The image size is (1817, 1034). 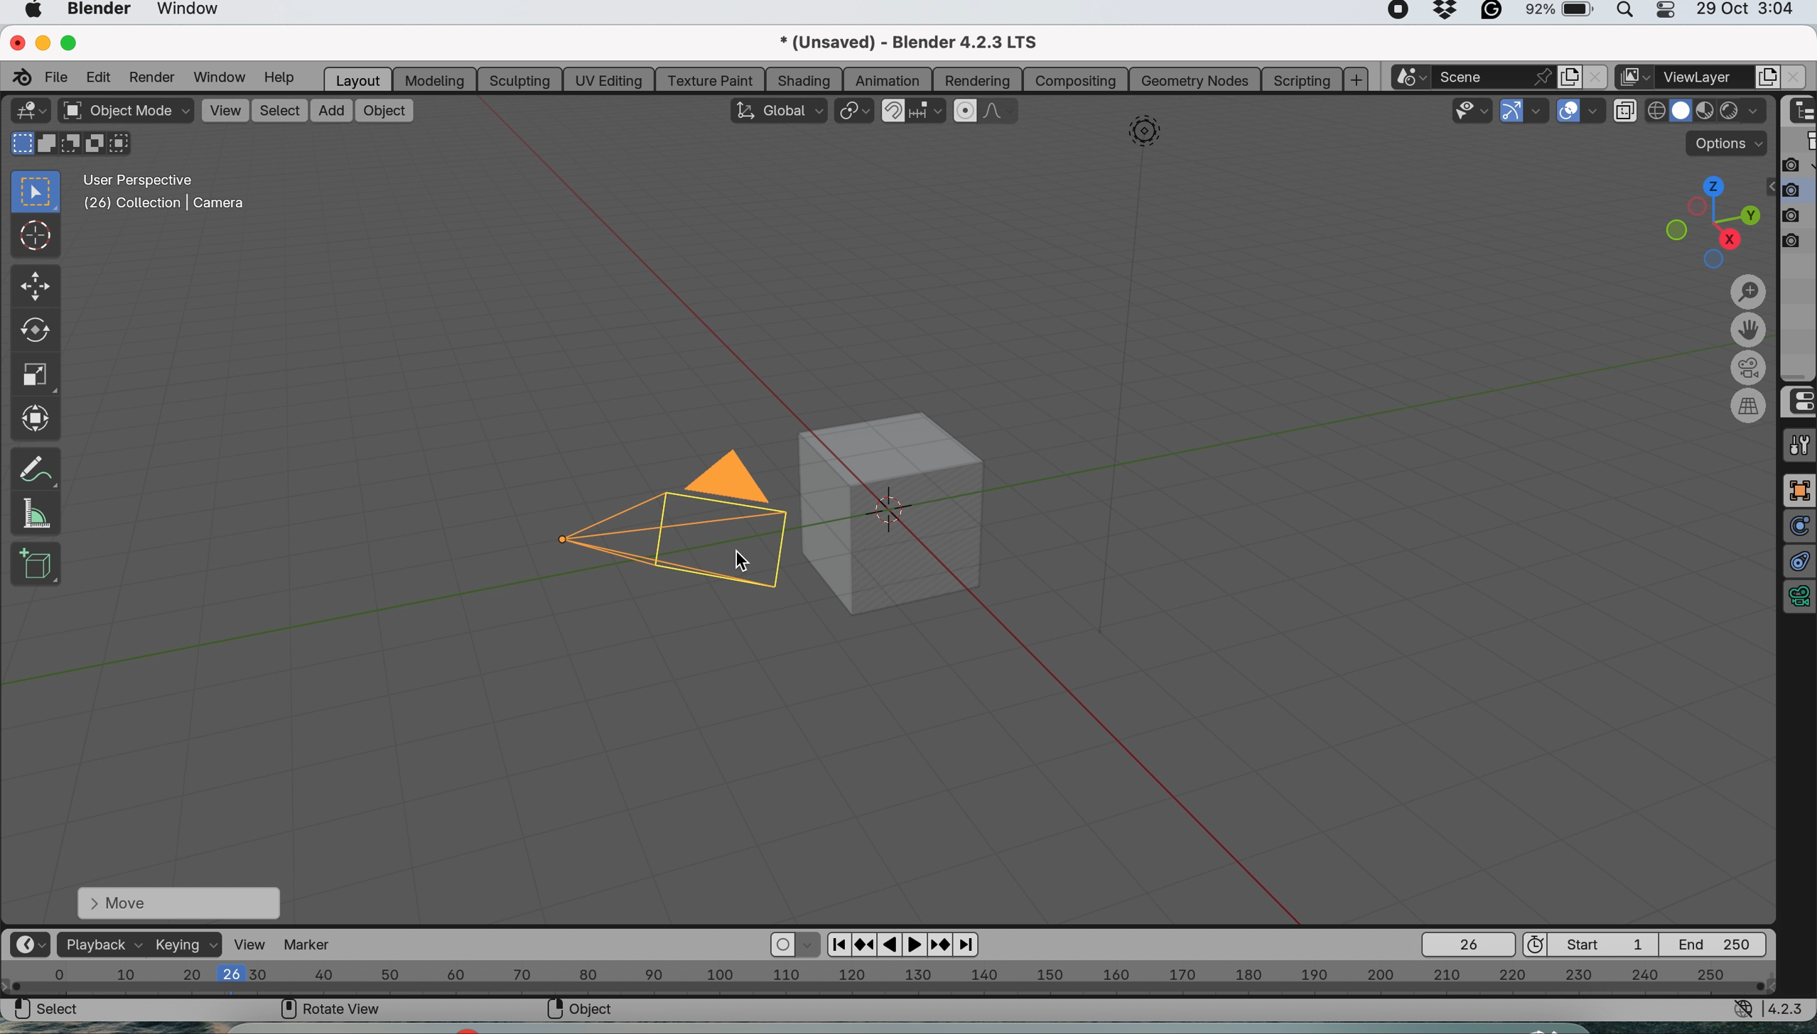 I want to click on modes, so click(x=72, y=144).